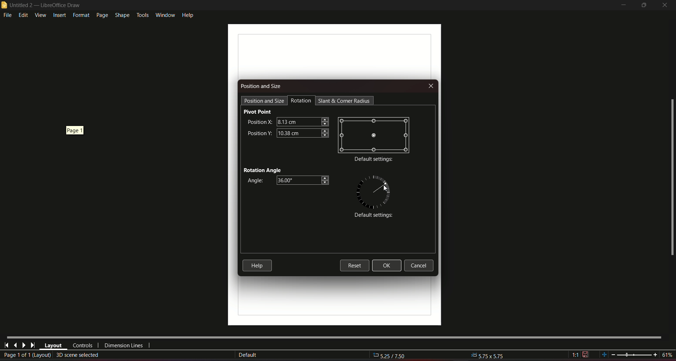  I want to click on Help, so click(257, 265).